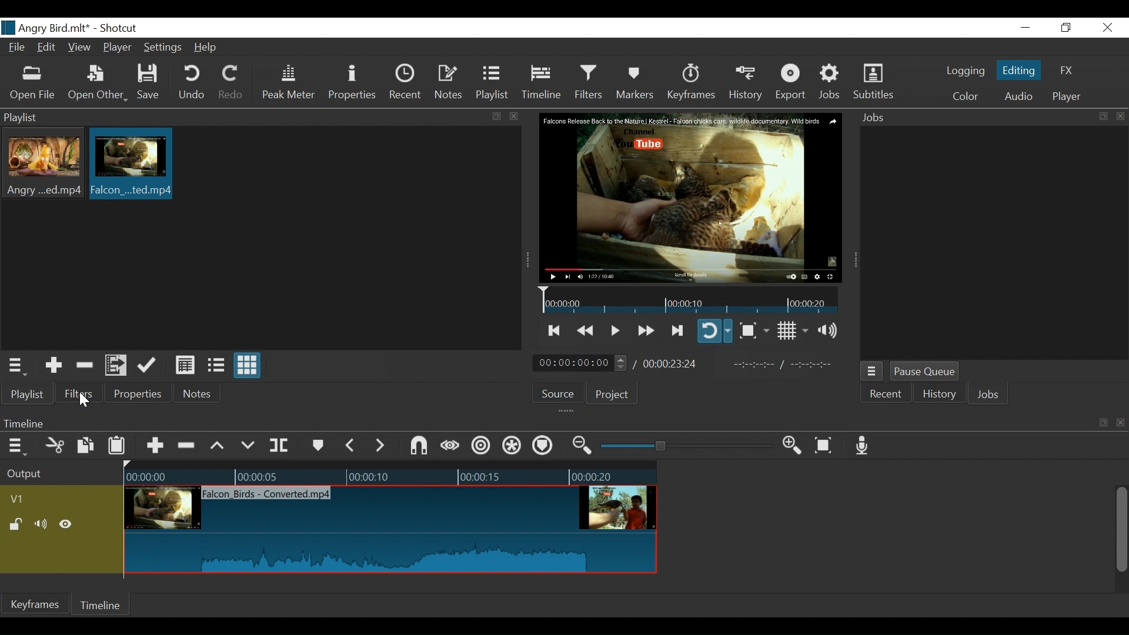 The image size is (1129, 635). Describe the element at coordinates (830, 82) in the screenshot. I see `Jobs` at that location.